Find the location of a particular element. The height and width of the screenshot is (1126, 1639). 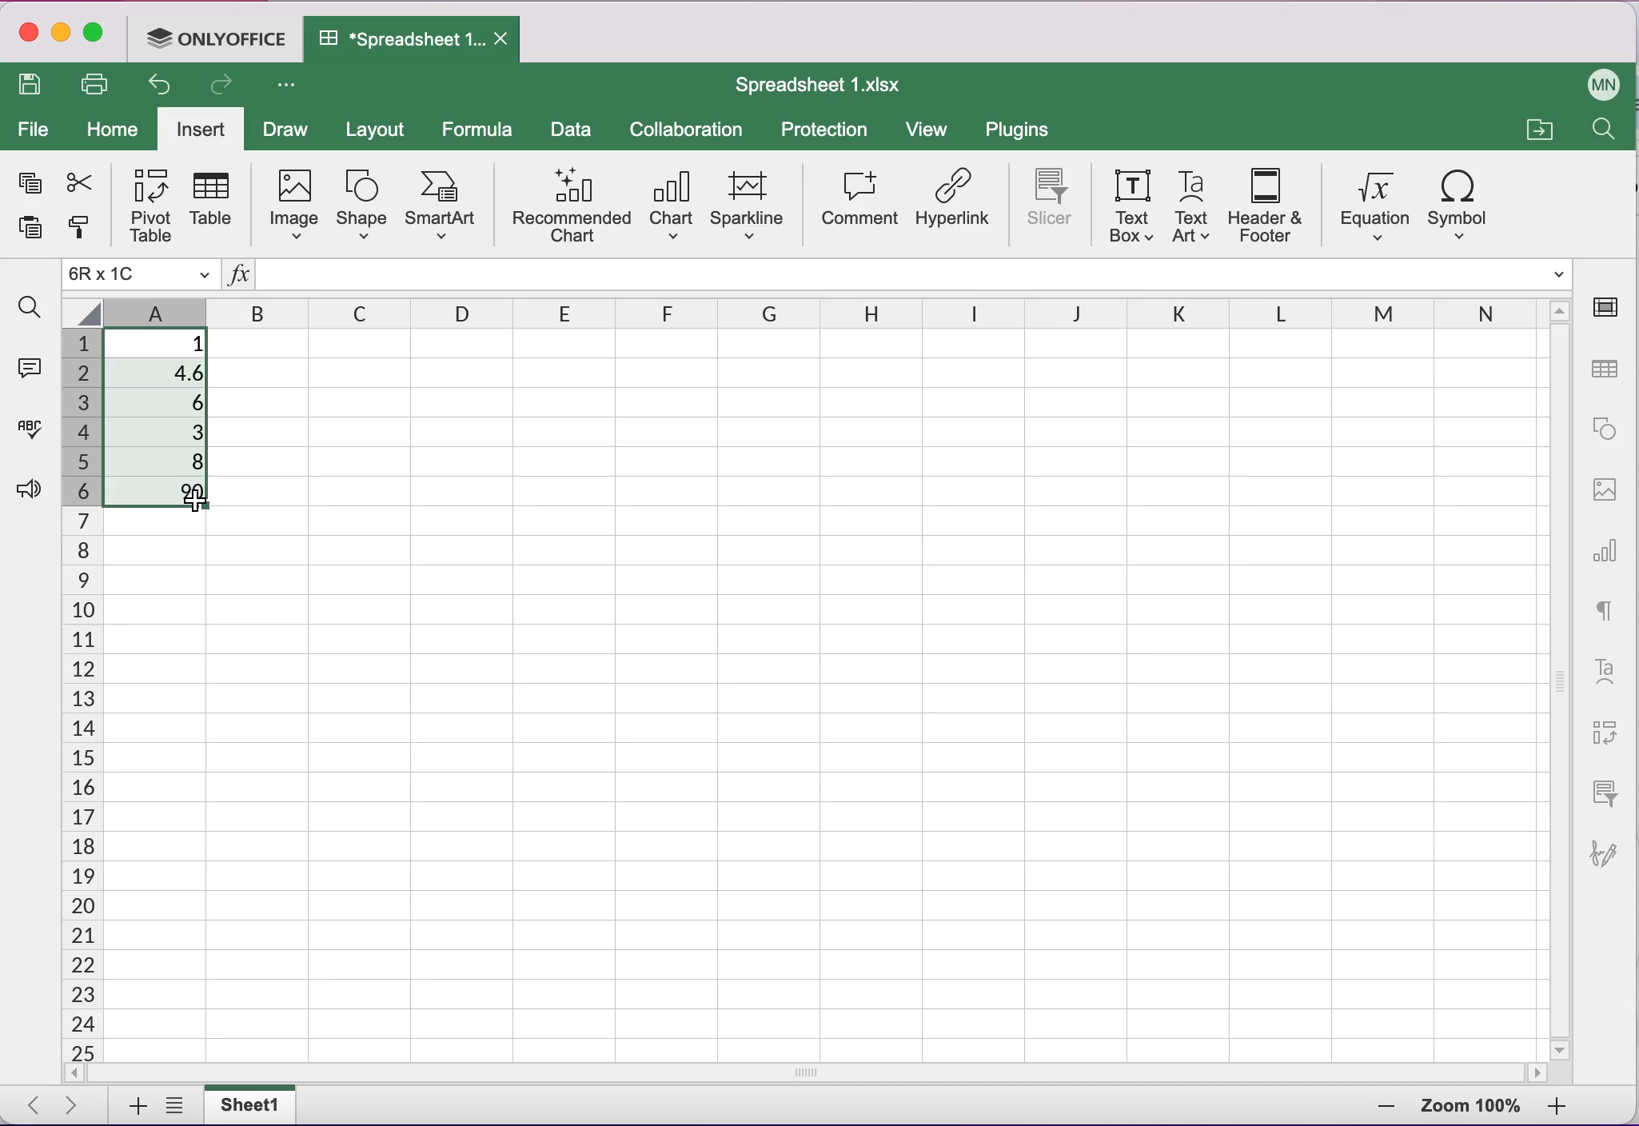

4.6 is located at coordinates (167, 376).